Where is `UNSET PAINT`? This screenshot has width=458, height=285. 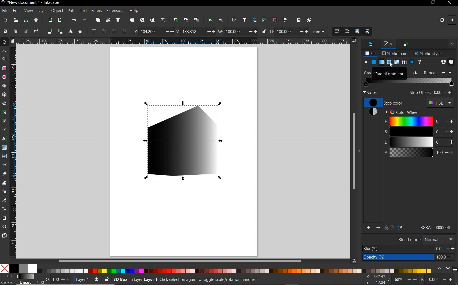
UNSET PAINT is located at coordinates (420, 63).